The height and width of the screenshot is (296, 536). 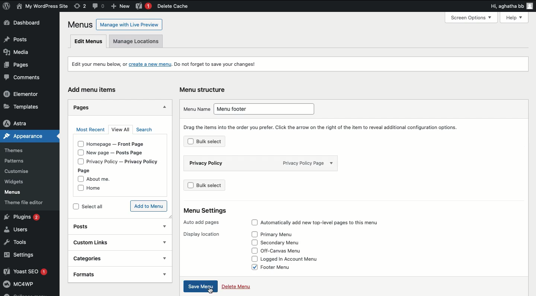 What do you see at coordinates (101, 206) in the screenshot?
I see `Select all` at bounding box center [101, 206].